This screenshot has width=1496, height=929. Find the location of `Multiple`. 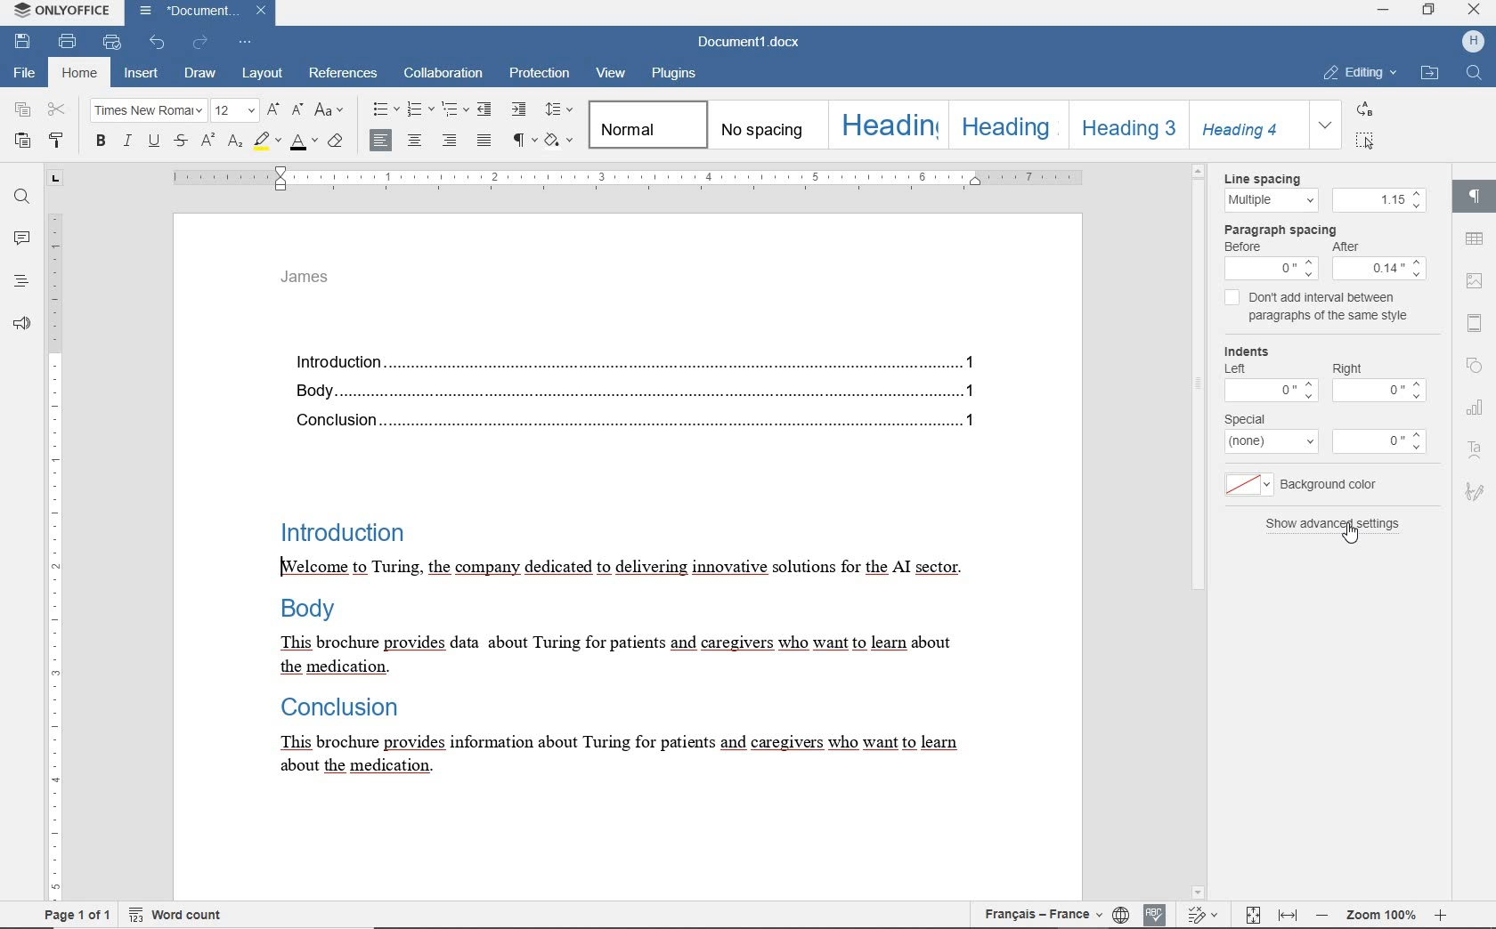

Multiple is located at coordinates (1270, 201).